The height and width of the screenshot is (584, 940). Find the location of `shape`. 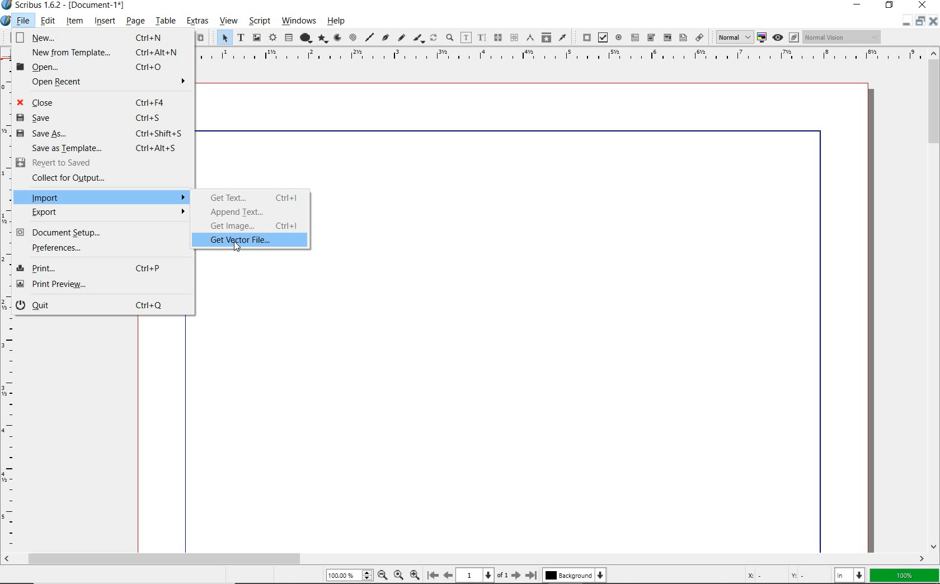

shape is located at coordinates (304, 39).